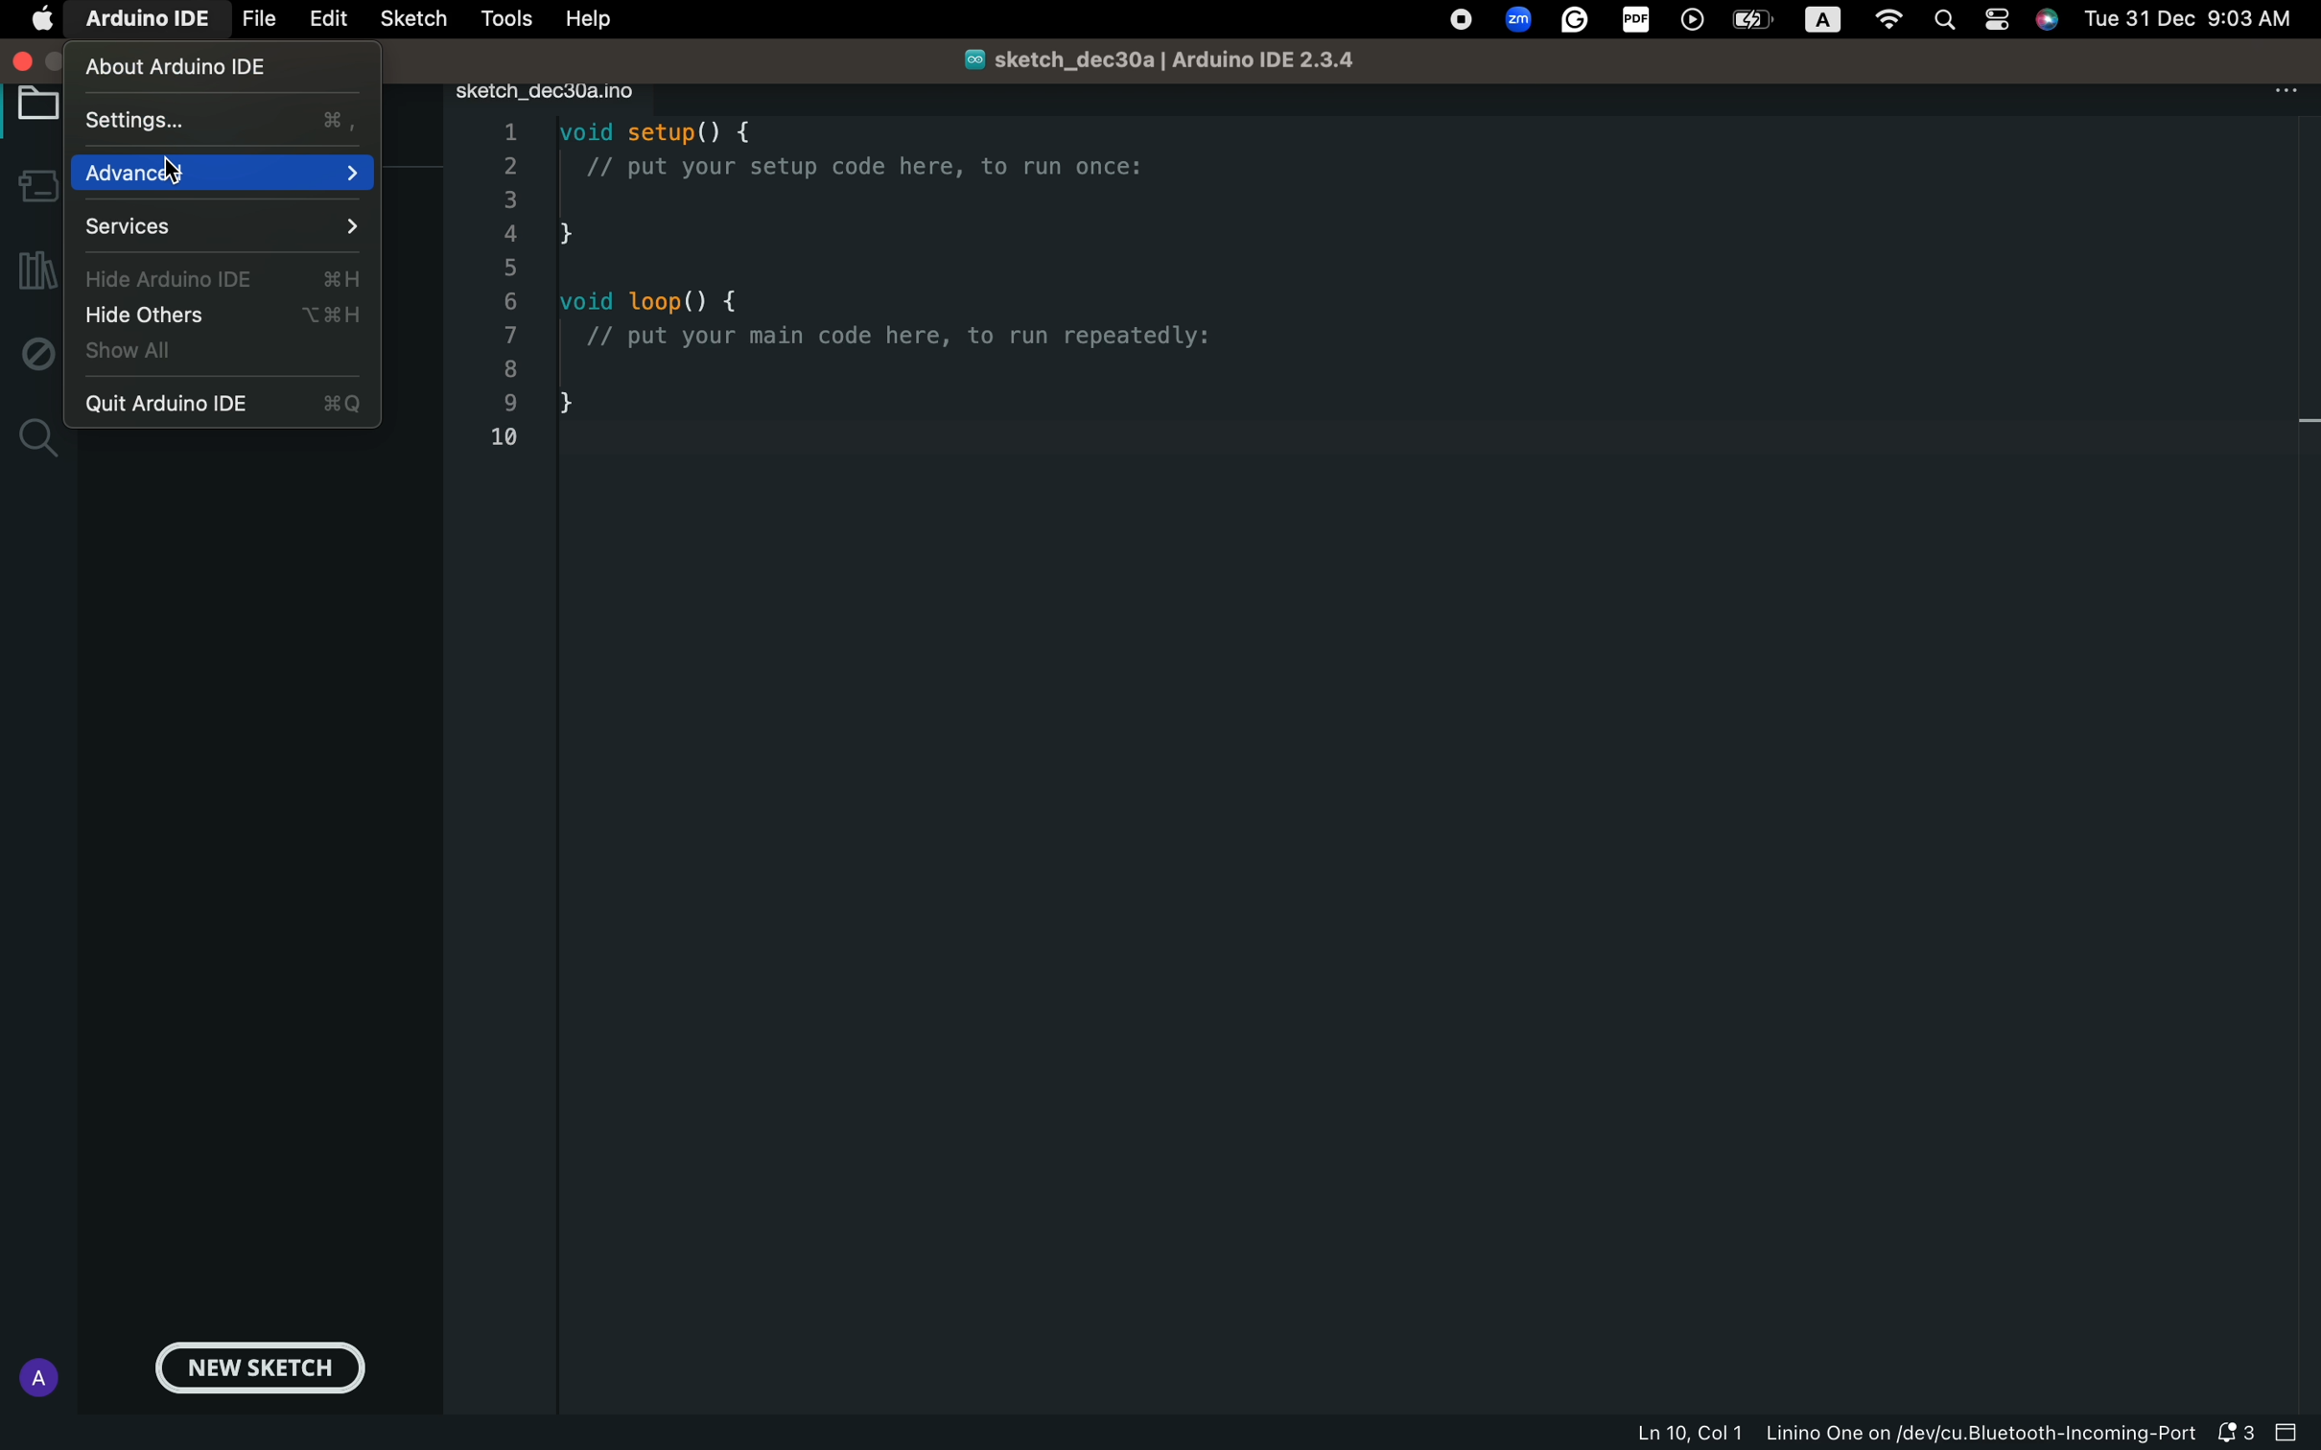 The width and height of the screenshot is (2321, 1450). Describe the element at coordinates (412, 20) in the screenshot. I see `sketch` at that location.